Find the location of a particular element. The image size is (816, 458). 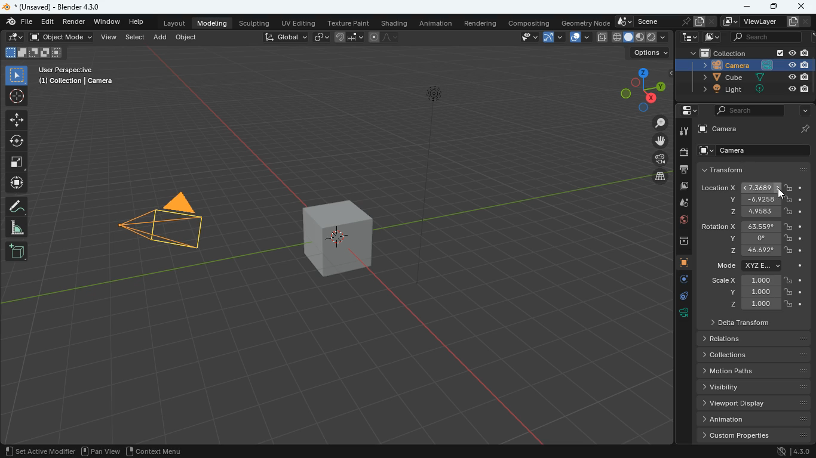

Collections is located at coordinates (753, 355).